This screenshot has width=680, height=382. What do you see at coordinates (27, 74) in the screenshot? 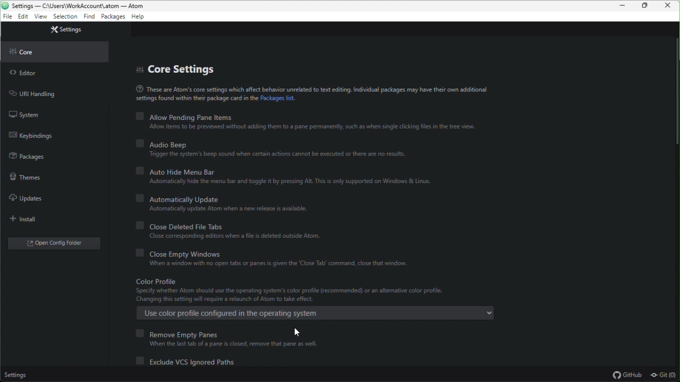
I see `Editor` at bounding box center [27, 74].